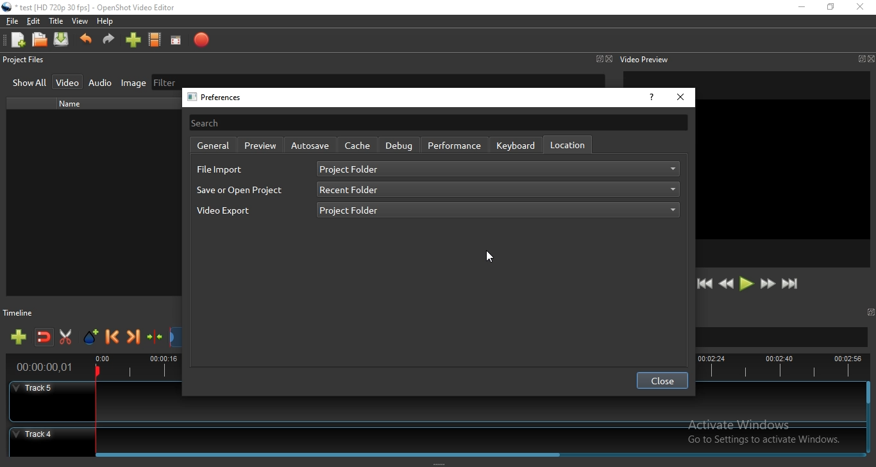 The image size is (876, 467). Describe the element at coordinates (108, 22) in the screenshot. I see `Help` at that location.